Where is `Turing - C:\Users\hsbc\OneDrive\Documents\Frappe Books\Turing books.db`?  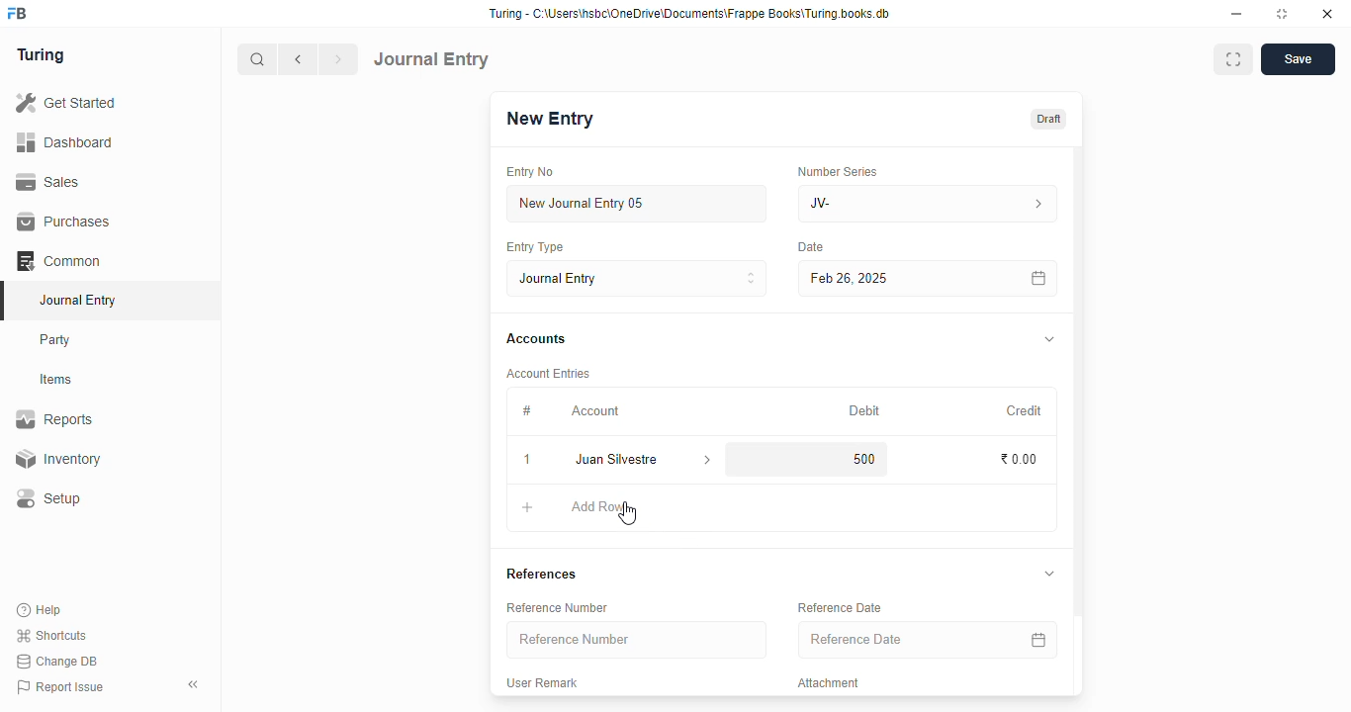 Turing - C:\Users\hsbc\OneDrive\Documents\Frappe Books\Turing books.db is located at coordinates (688, 14).